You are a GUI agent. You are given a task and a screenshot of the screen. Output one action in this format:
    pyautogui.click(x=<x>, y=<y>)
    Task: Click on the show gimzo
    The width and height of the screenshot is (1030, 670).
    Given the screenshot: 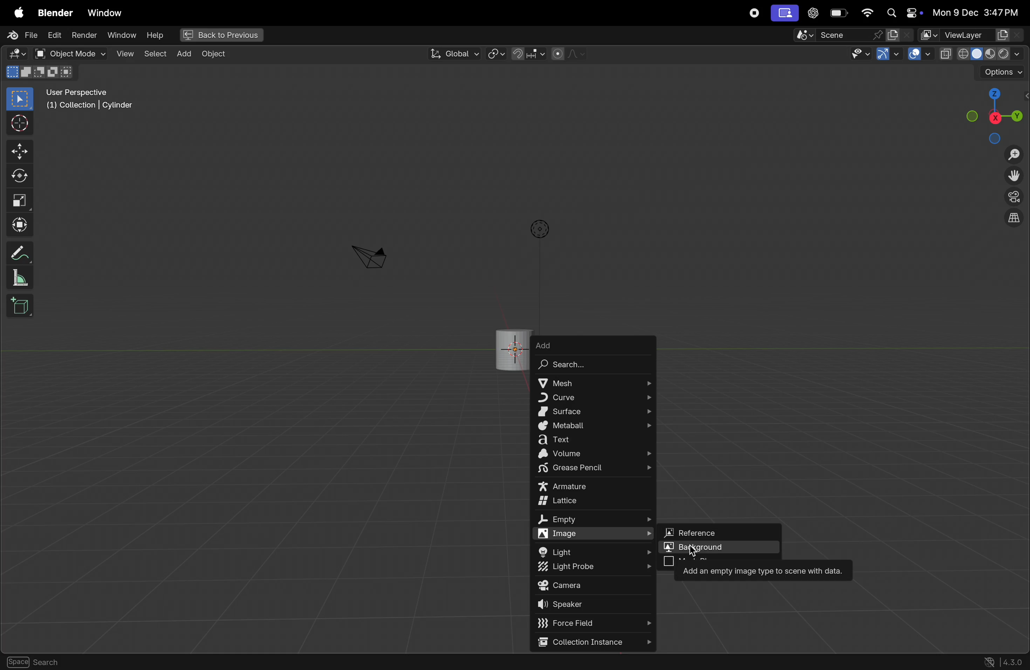 What is the action you would take?
    pyautogui.click(x=889, y=55)
    